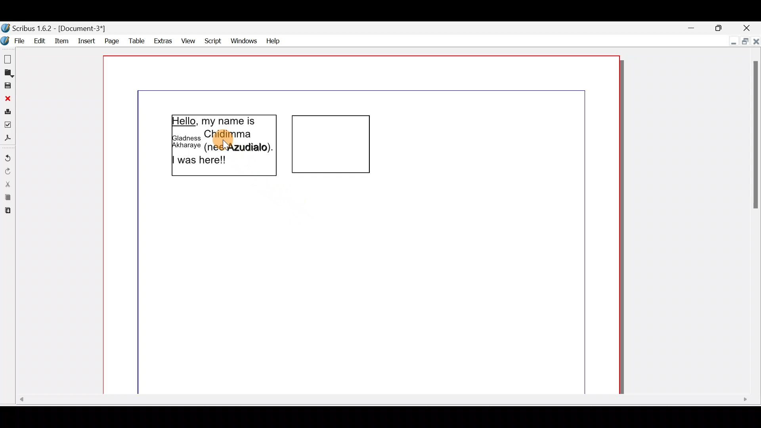 The width and height of the screenshot is (761, 428). What do you see at coordinates (8, 124) in the screenshot?
I see `Preflight verifier` at bounding box center [8, 124].